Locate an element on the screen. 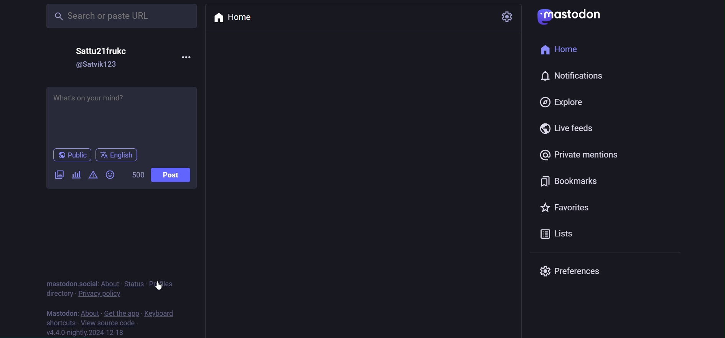  What's on your mind? is located at coordinates (123, 116).